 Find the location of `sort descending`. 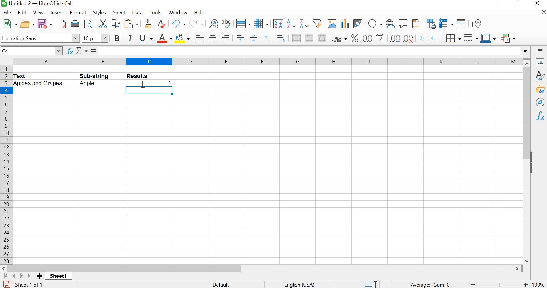

sort descending is located at coordinates (304, 23).